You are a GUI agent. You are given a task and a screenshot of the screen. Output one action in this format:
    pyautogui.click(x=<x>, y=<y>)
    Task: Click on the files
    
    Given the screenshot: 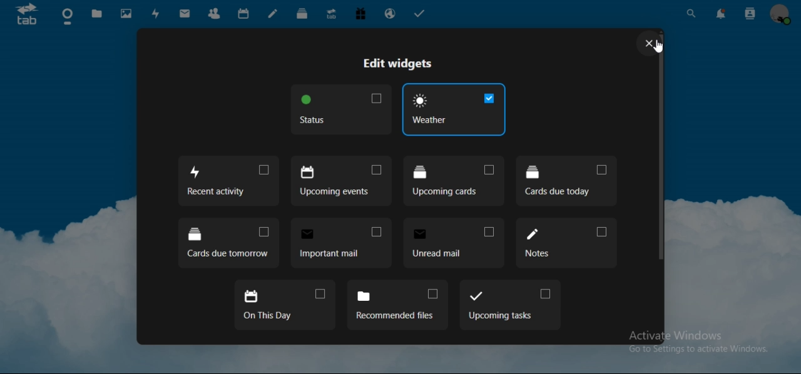 What is the action you would take?
    pyautogui.click(x=96, y=14)
    